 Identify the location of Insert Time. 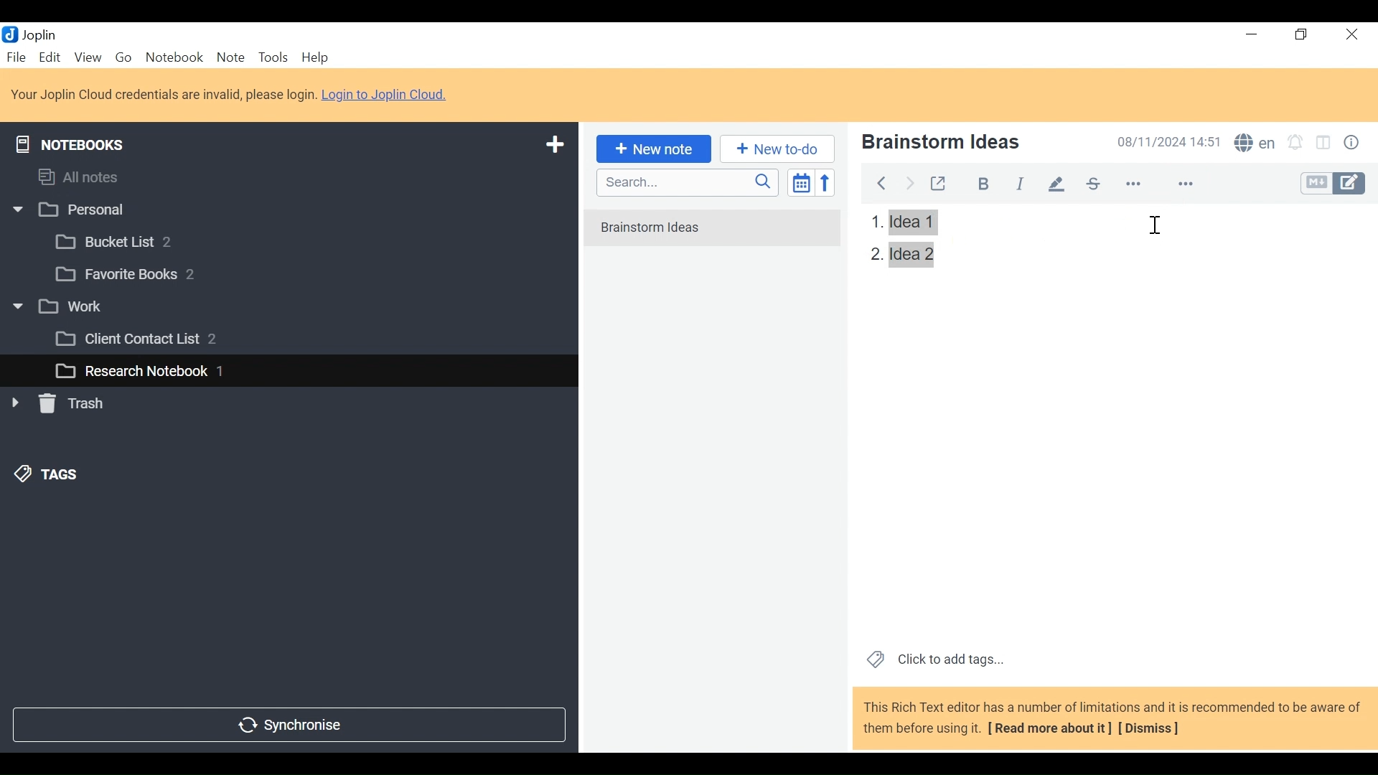
(1157, 232).